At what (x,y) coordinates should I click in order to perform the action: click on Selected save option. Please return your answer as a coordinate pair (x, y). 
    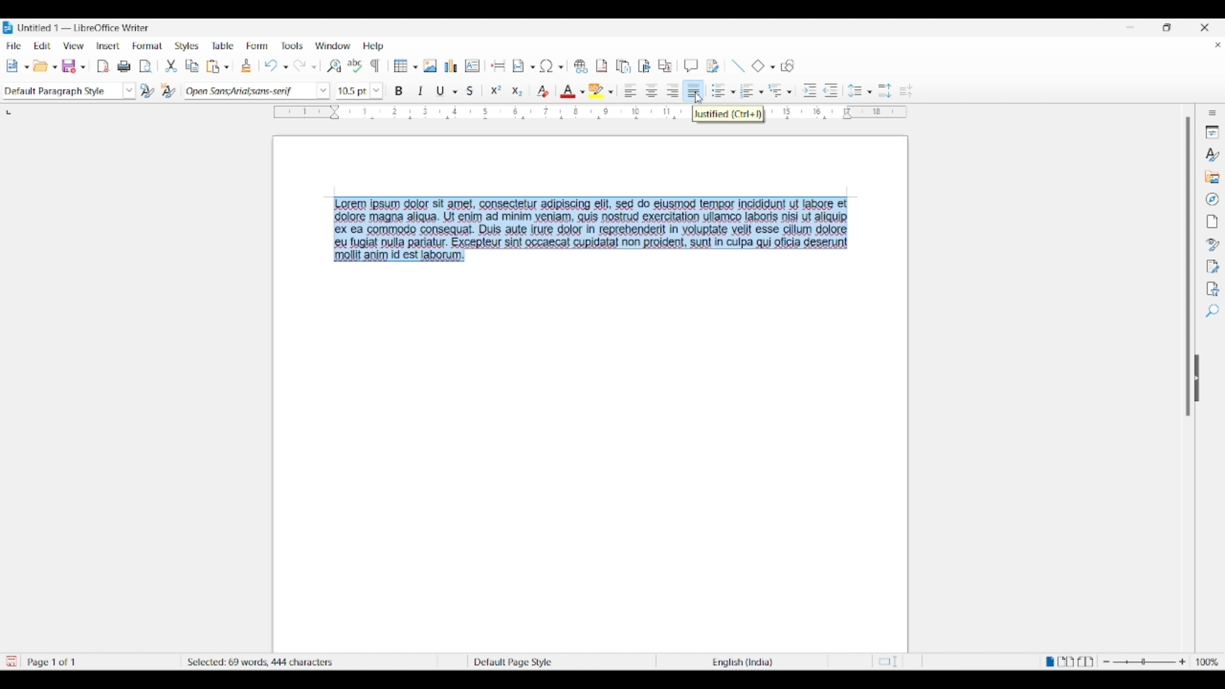
    Looking at the image, I should click on (72, 66).